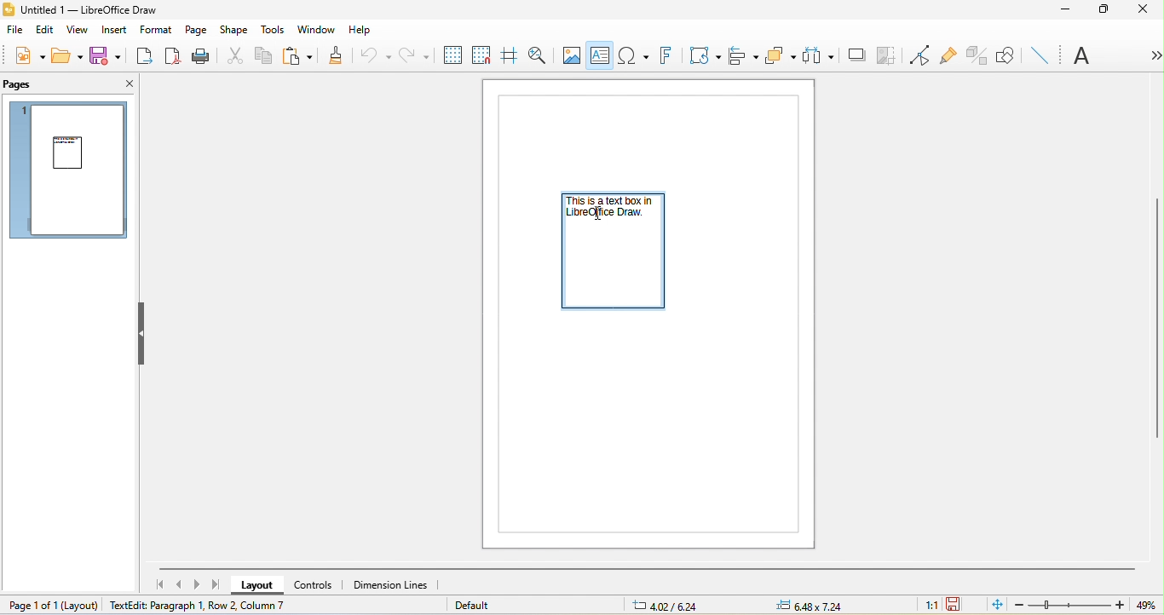 The width and height of the screenshot is (1164, 615). What do you see at coordinates (1045, 56) in the screenshot?
I see `insert line` at bounding box center [1045, 56].